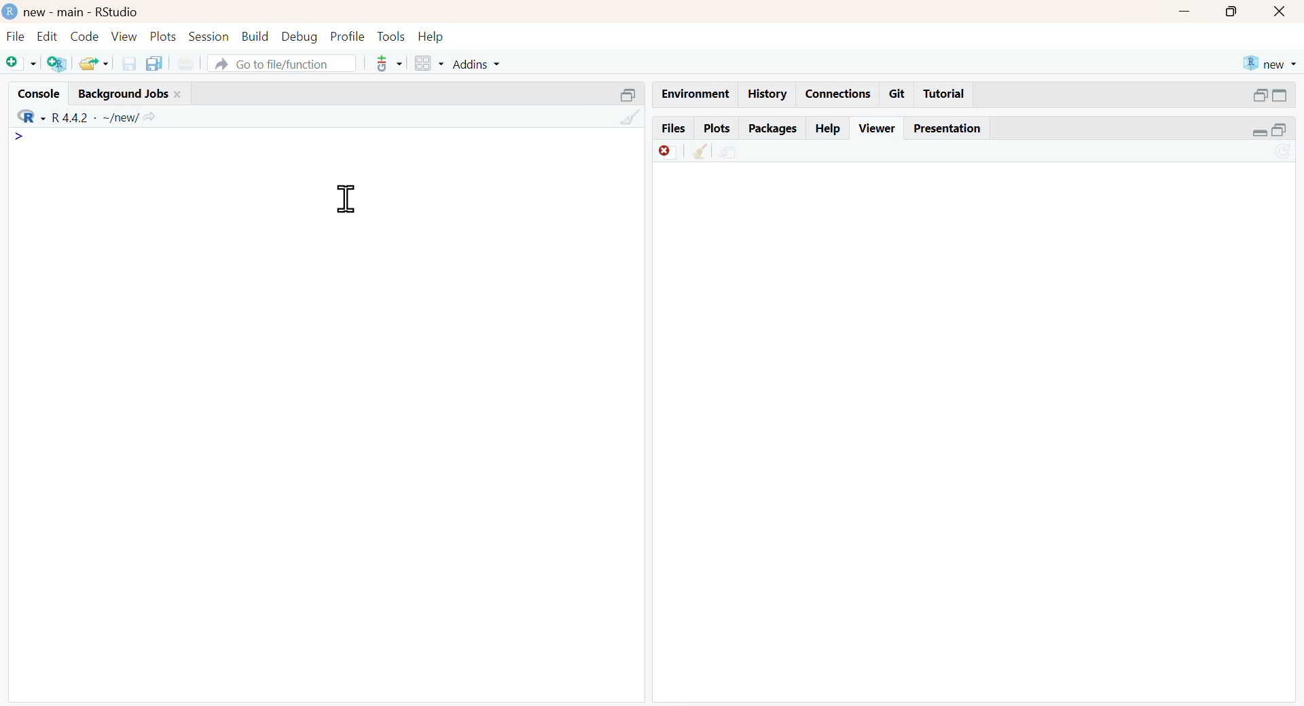 This screenshot has height=706, width=1304. I want to click on Help, so click(829, 128).